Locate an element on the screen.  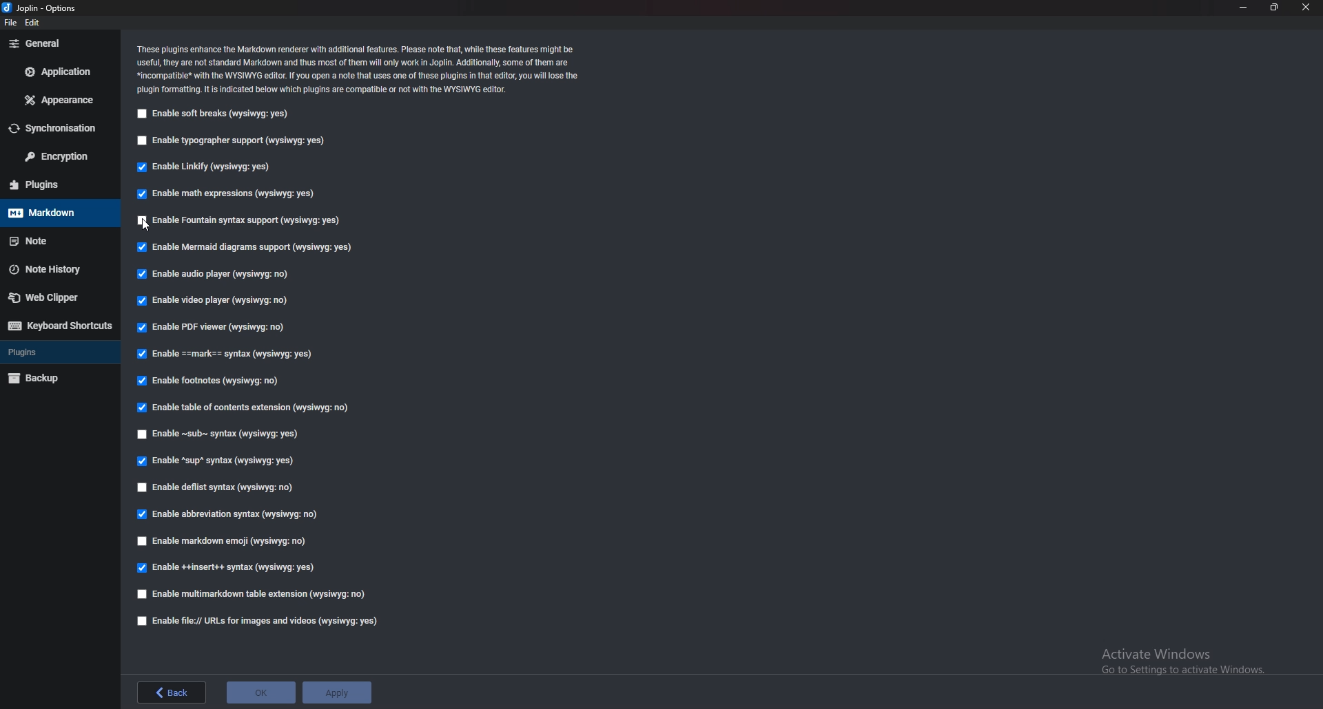
minimize is located at coordinates (1244, 7).